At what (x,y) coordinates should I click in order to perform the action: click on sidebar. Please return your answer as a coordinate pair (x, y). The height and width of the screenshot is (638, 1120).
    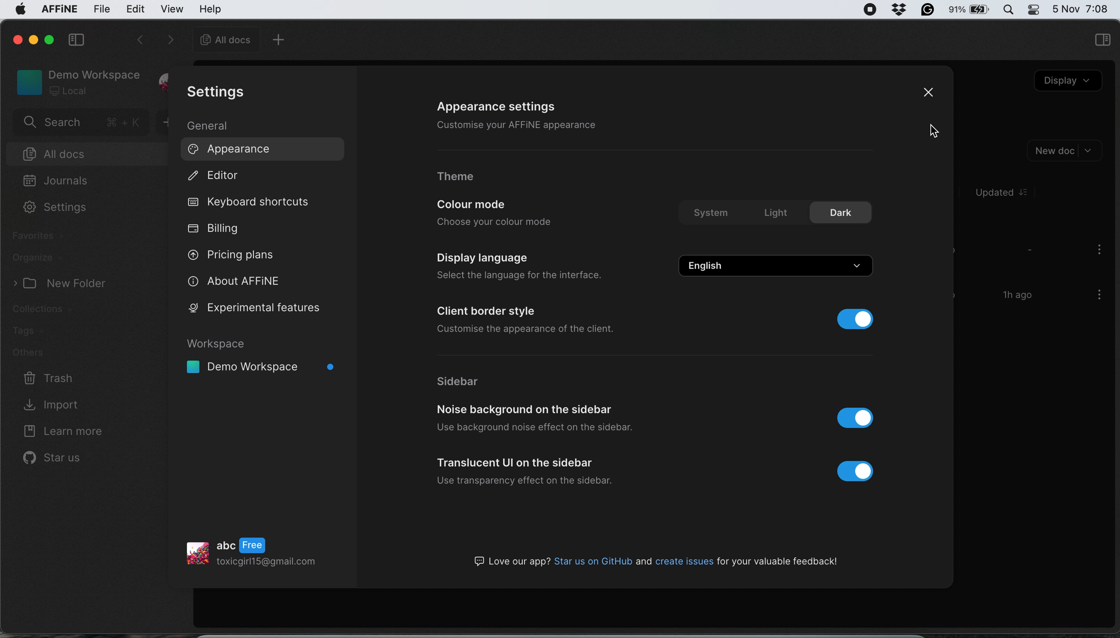
    Looking at the image, I should click on (1101, 39).